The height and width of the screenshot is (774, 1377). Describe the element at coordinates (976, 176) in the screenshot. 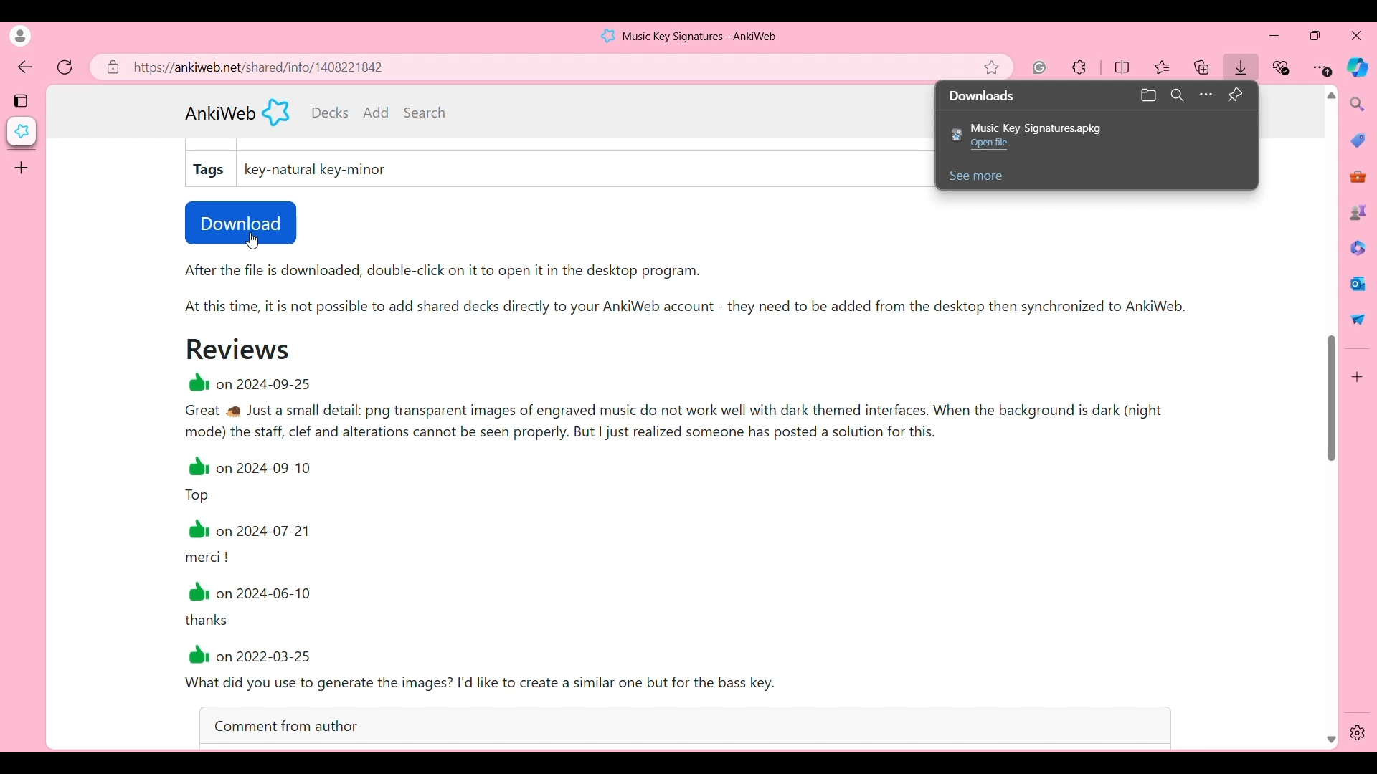

I see `See more` at that location.